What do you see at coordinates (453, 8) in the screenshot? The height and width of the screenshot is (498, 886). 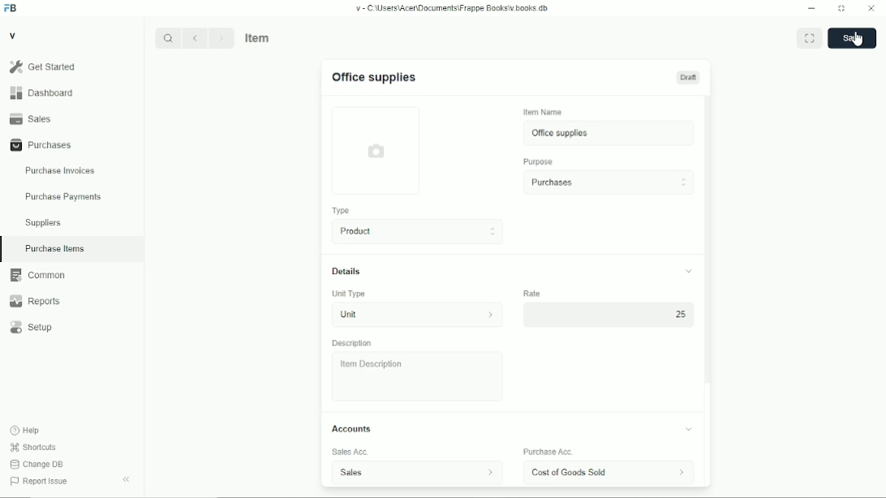 I see `v-C:\Users\Acer\Documents\Frappe books\v.books.db` at bounding box center [453, 8].